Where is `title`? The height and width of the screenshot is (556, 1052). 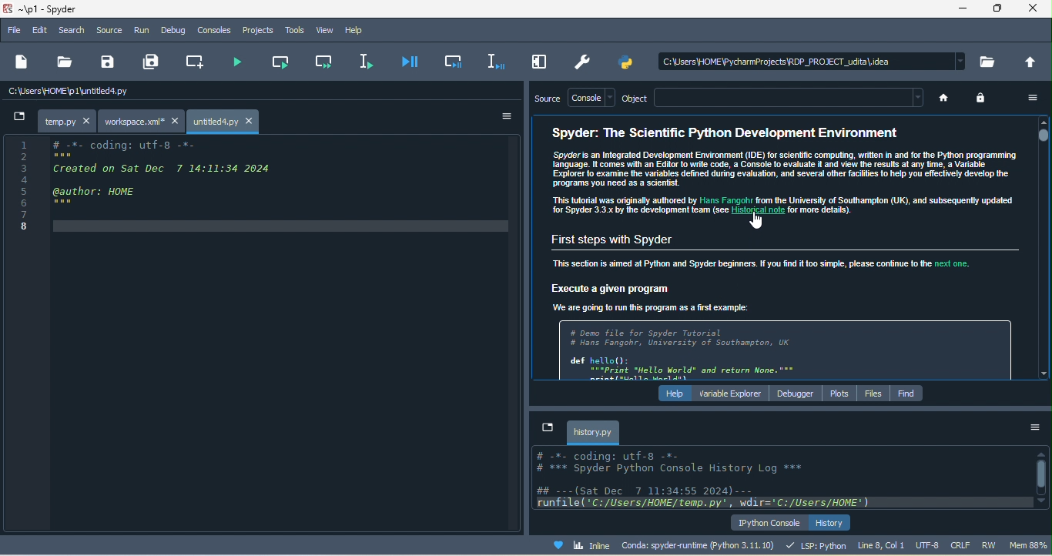
title is located at coordinates (56, 9).